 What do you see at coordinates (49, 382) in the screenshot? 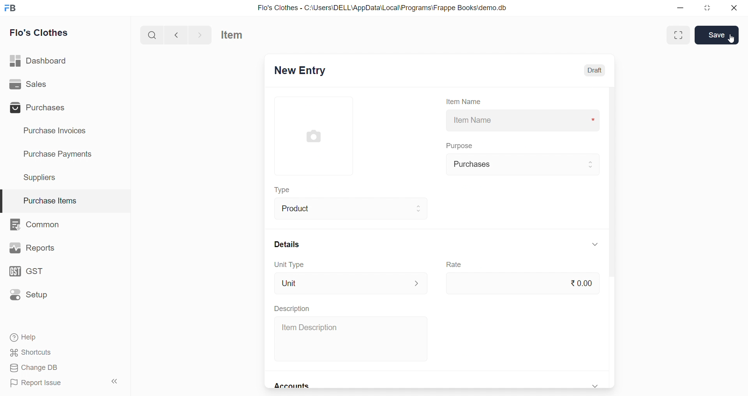
I see `Report Issue` at bounding box center [49, 382].